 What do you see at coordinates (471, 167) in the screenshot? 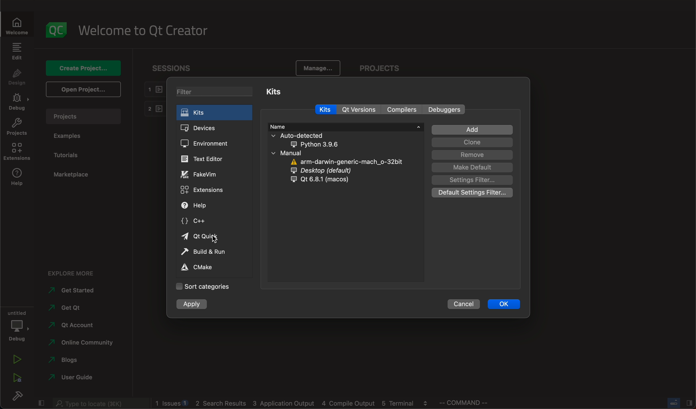
I see `default` at bounding box center [471, 167].